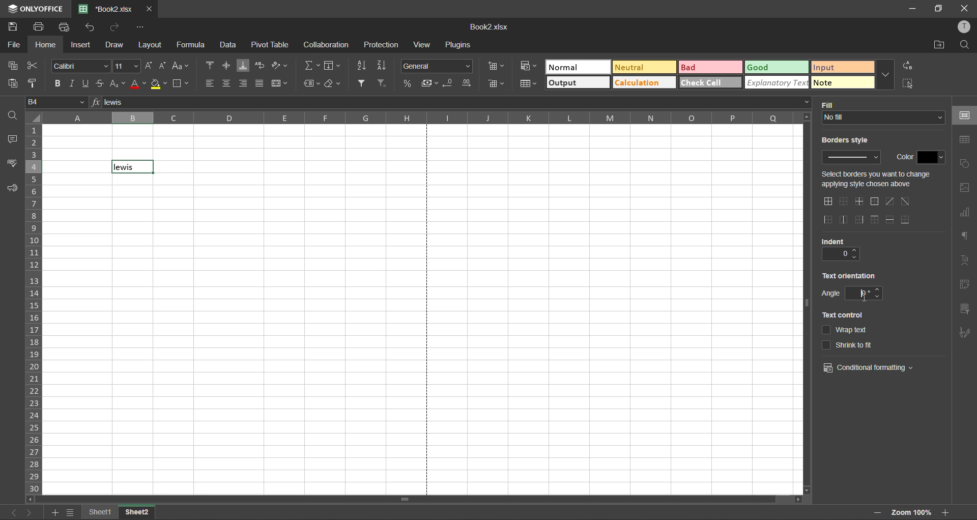 This screenshot has width=977, height=520. I want to click on calculation, so click(643, 84).